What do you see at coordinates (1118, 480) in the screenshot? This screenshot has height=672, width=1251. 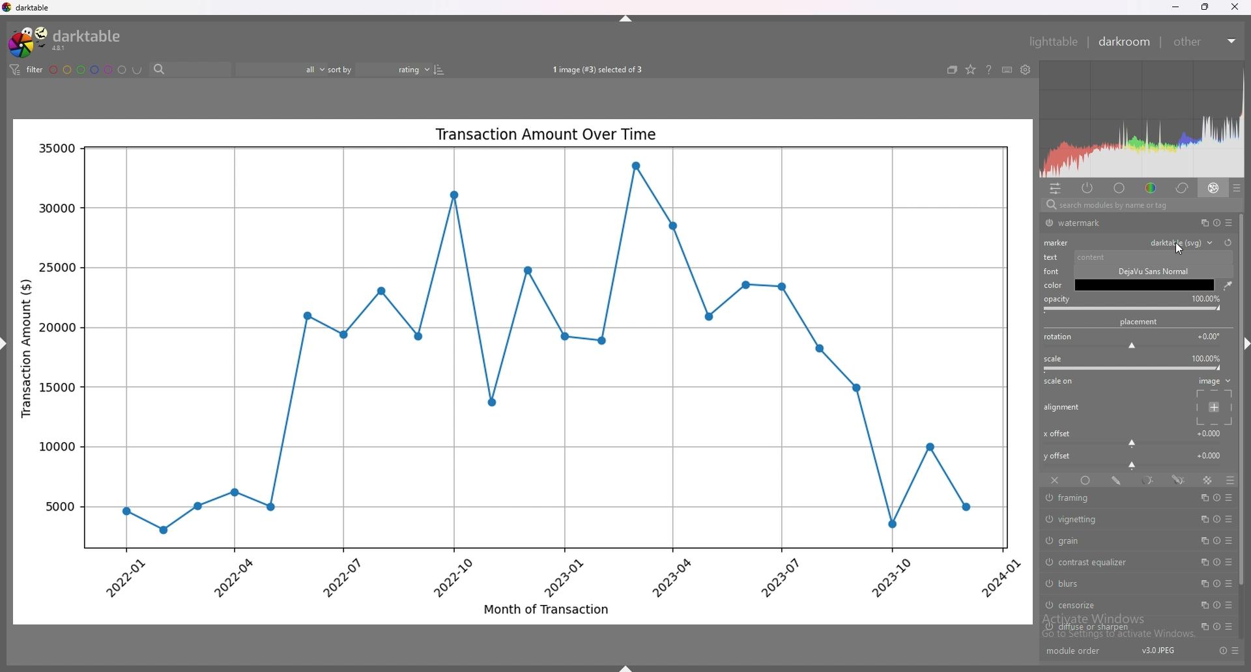 I see `drawn mask` at bounding box center [1118, 480].